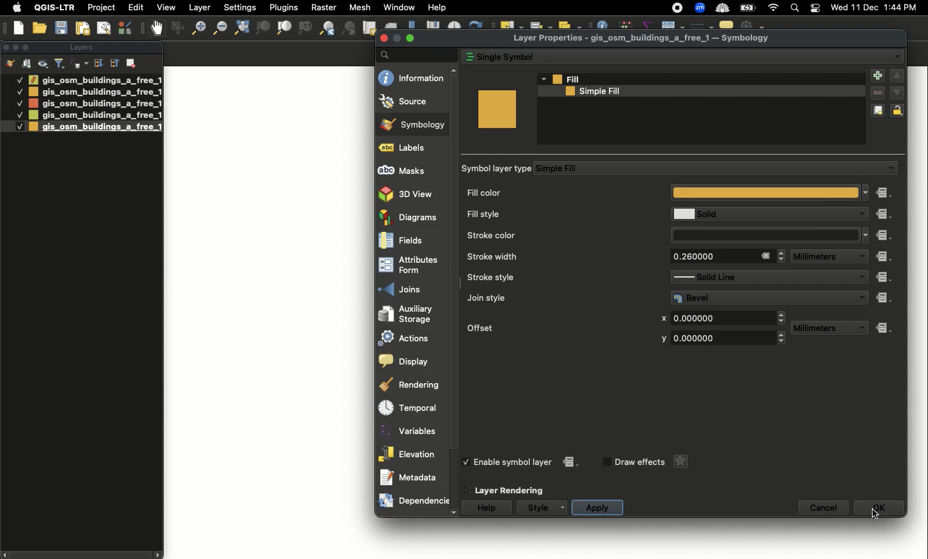  What do you see at coordinates (662, 194) in the screenshot?
I see `Fill color` at bounding box center [662, 194].